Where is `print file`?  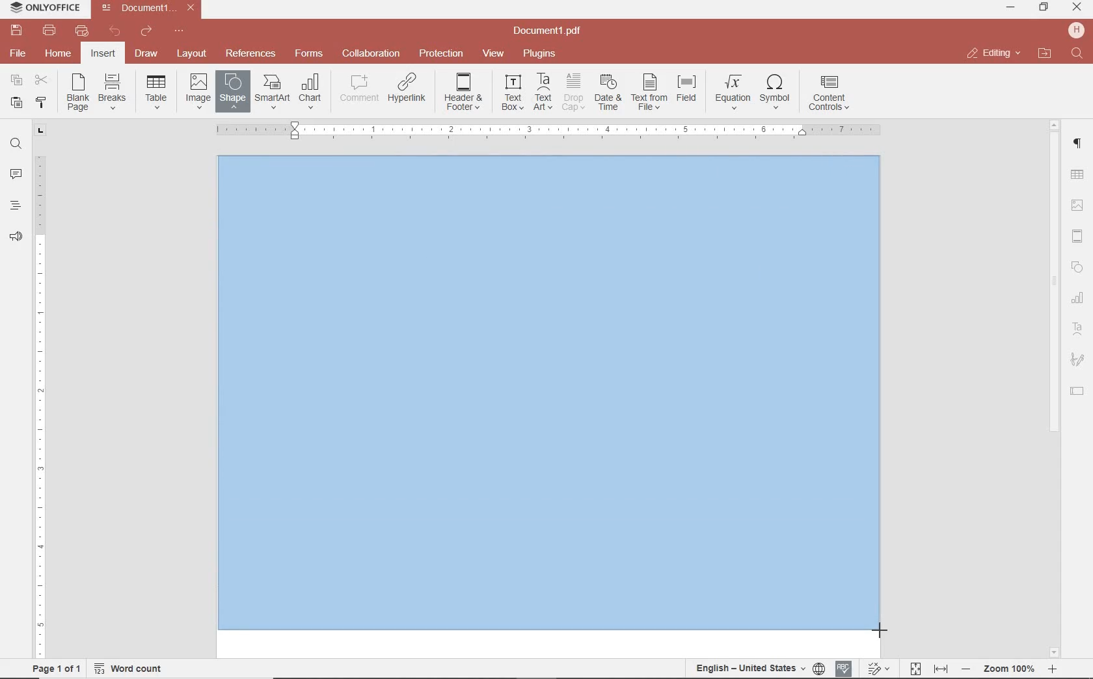 print file is located at coordinates (49, 31).